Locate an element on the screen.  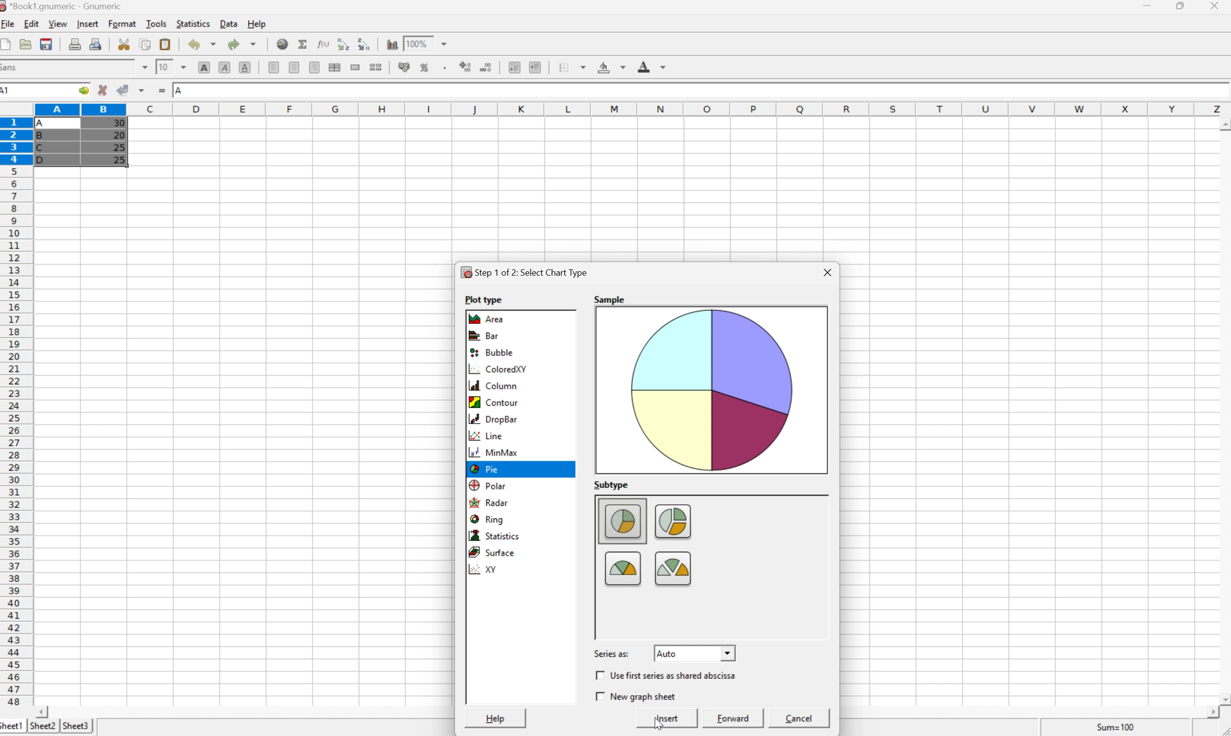
Step 1 of 2: Select Chart Type is located at coordinates (524, 272).